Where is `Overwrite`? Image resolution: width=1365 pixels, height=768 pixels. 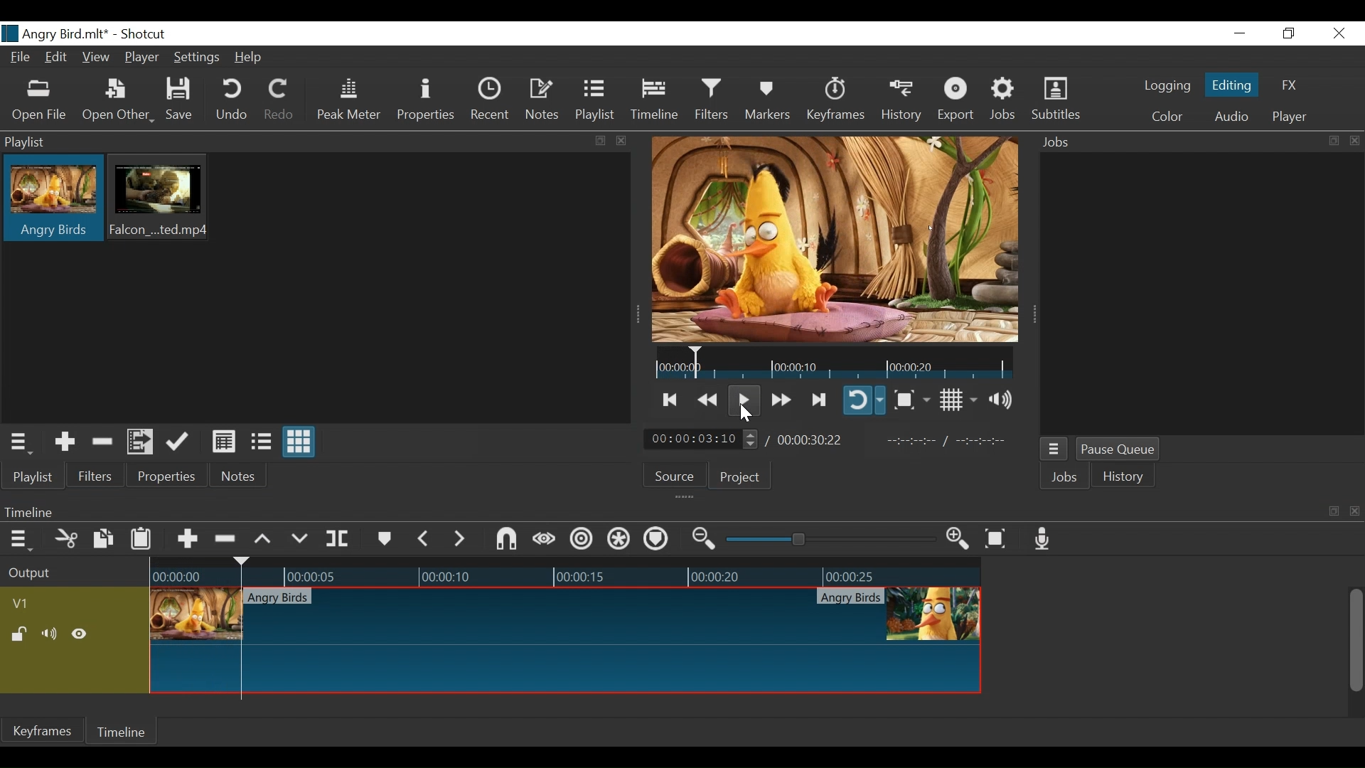 Overwrite is located at coordinates (299, 536).